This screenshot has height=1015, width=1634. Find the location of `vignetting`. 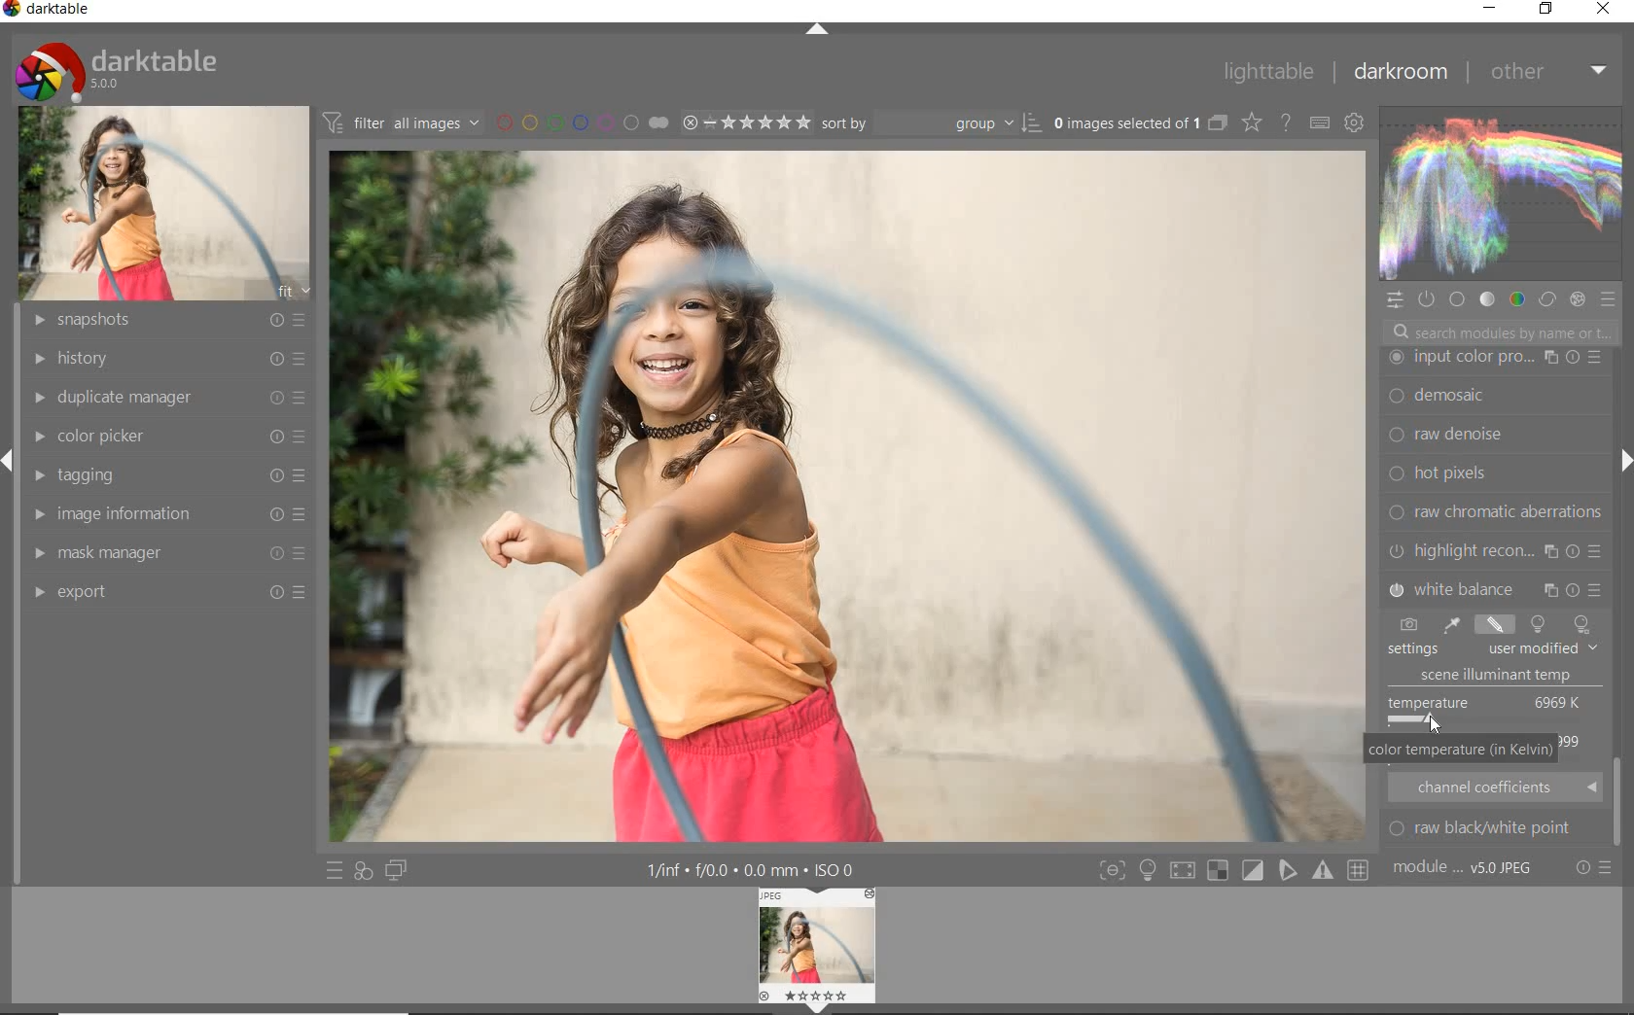

vignetting is located at coordinates (1494, 550).